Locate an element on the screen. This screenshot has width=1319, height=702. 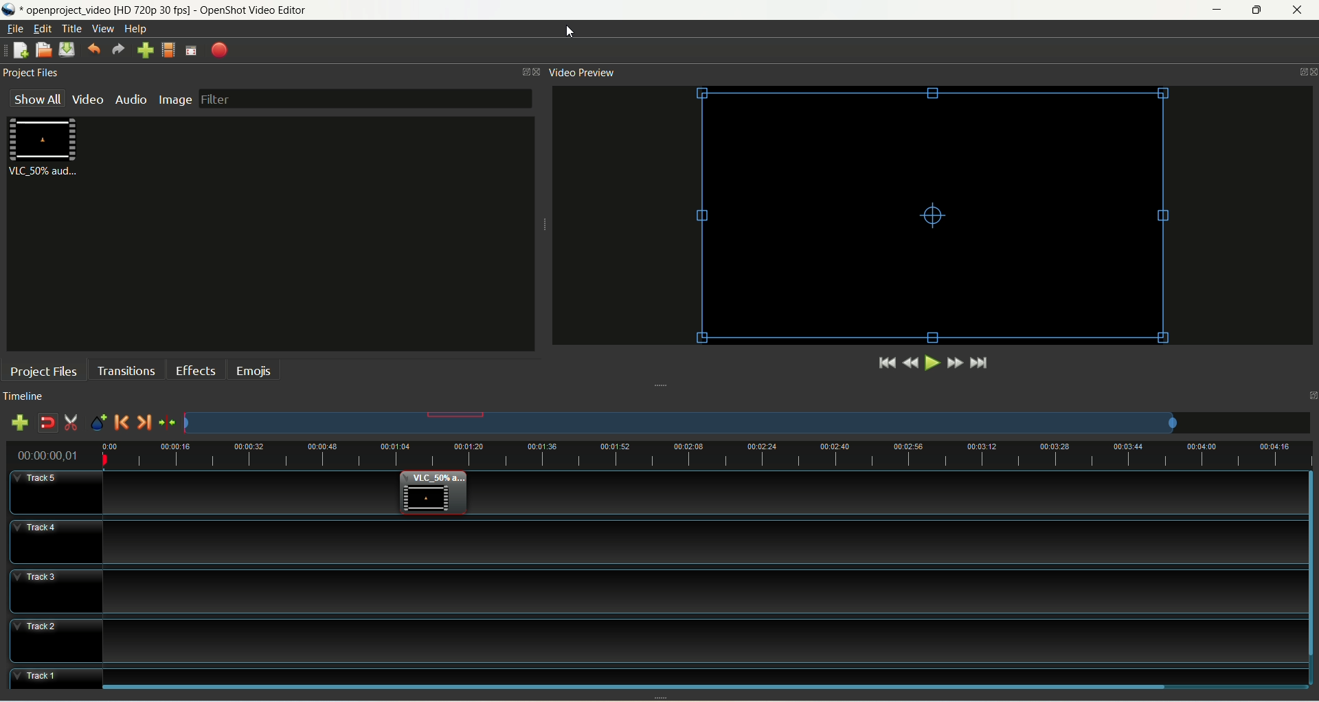
show all is located at coordinates (36, 98).